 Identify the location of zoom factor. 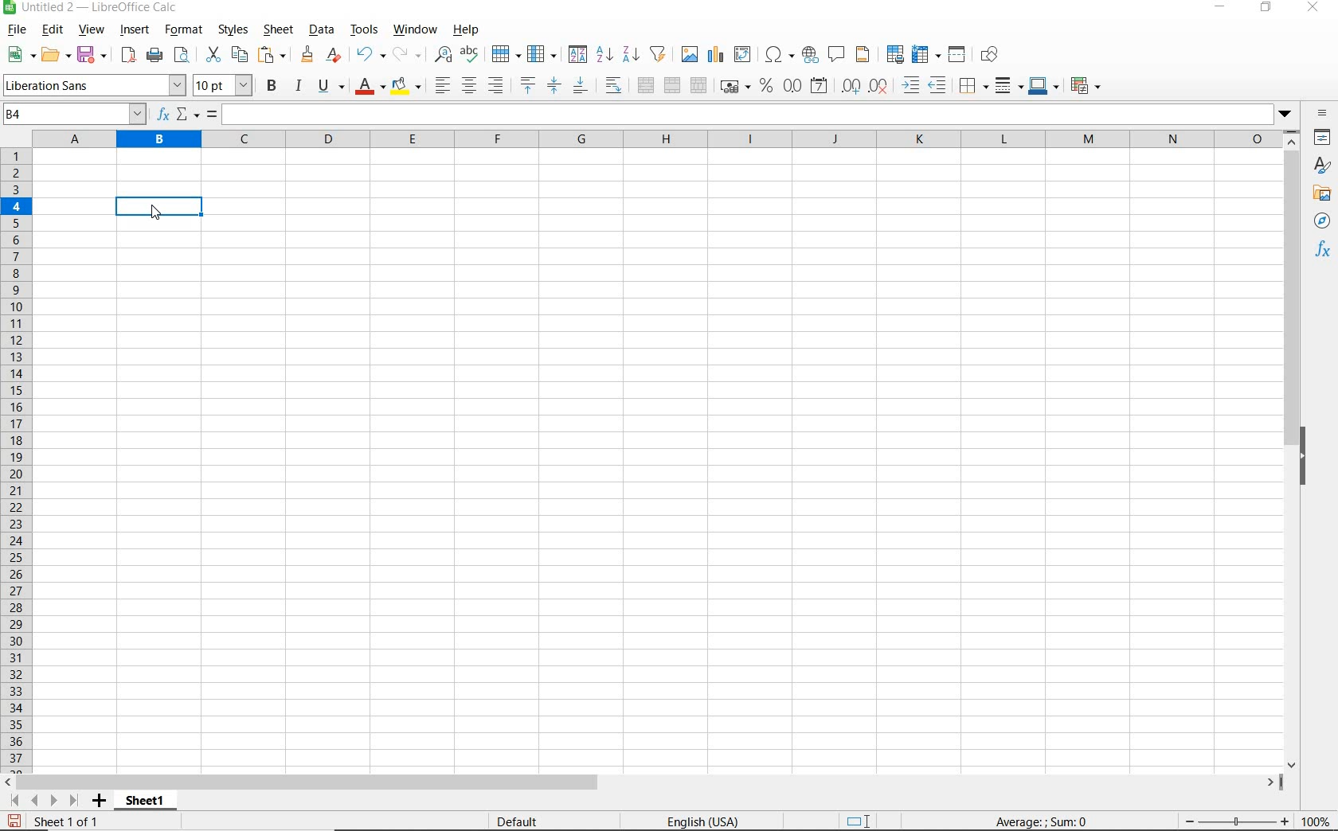
(1316, 823).